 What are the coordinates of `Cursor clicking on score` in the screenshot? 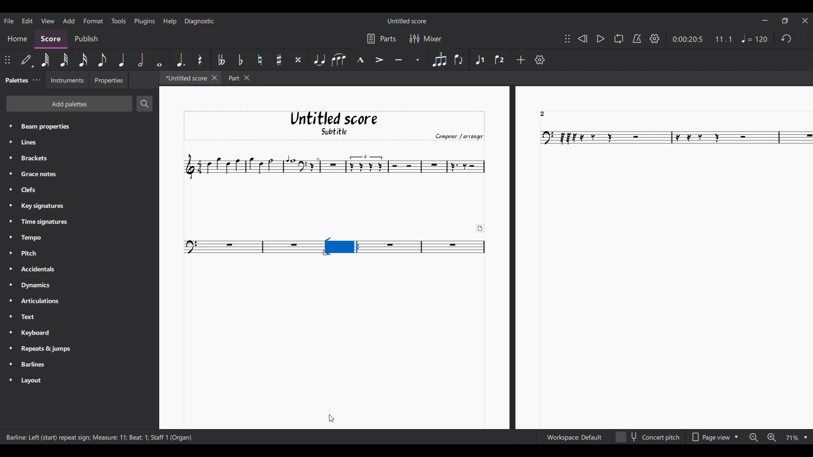 It's located at (331, 418).